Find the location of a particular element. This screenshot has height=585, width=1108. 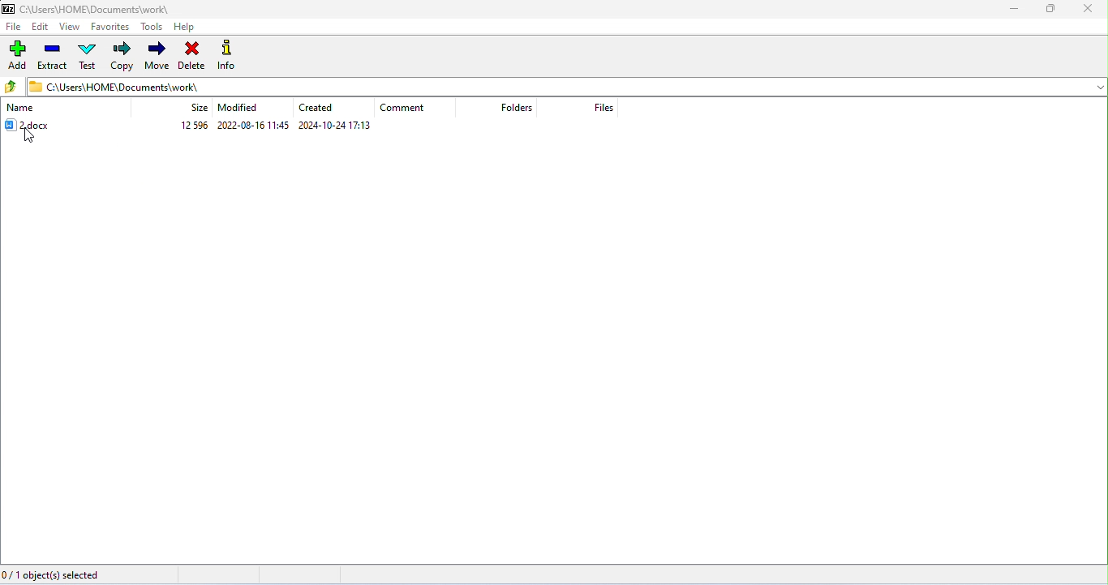

previous folder is located at coordinates (12, 87).